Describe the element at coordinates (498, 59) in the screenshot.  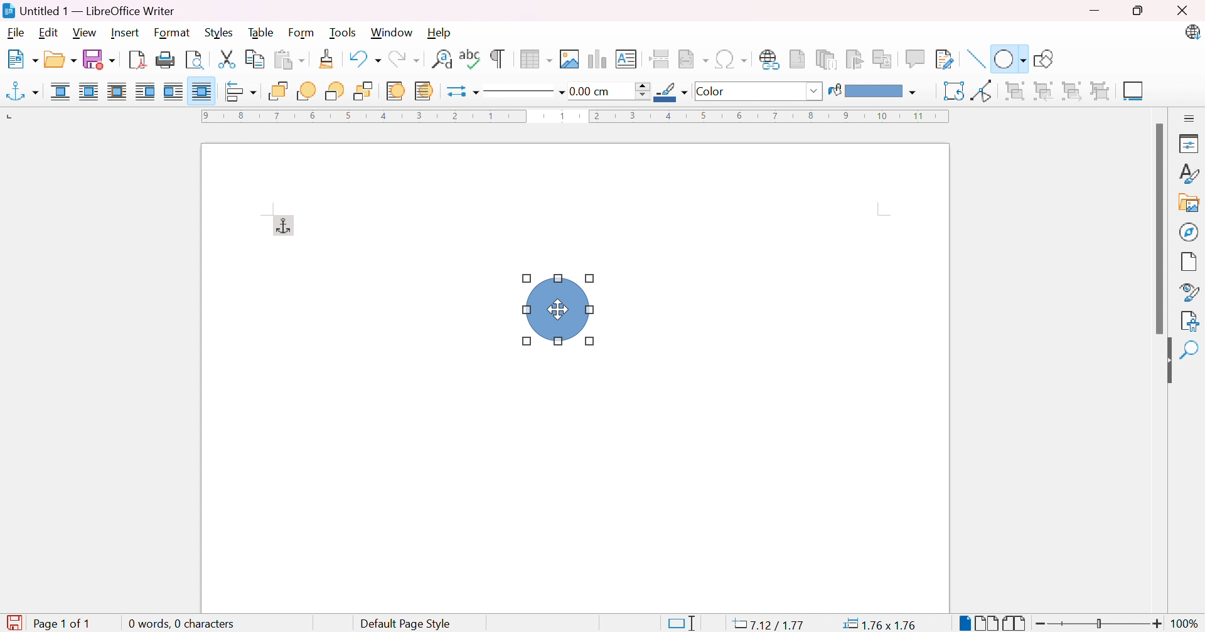
I see `Toggle formatting marks` at that location.